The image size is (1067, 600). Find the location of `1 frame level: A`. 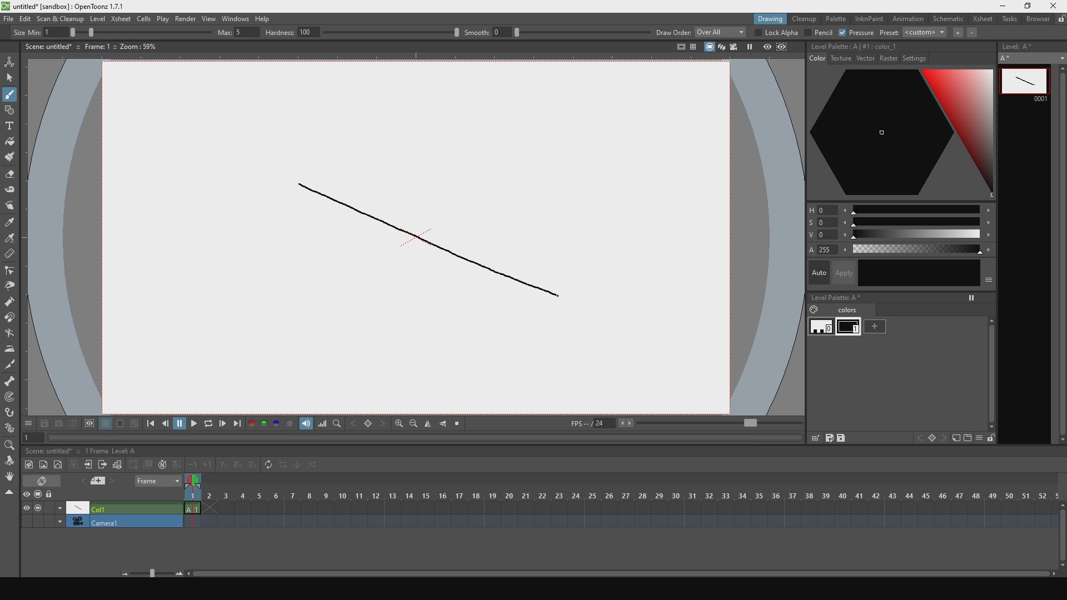

1 frame level: A is located at coordinates (113, 450).